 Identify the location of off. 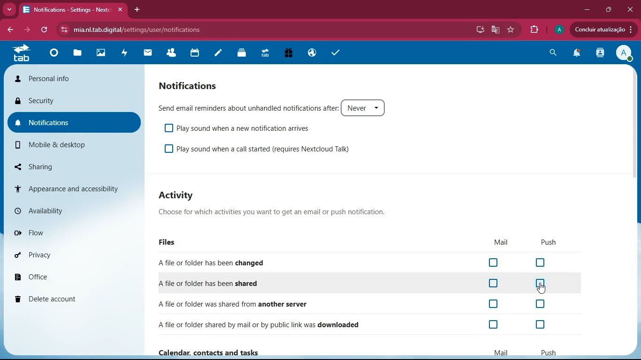
(542, 263).